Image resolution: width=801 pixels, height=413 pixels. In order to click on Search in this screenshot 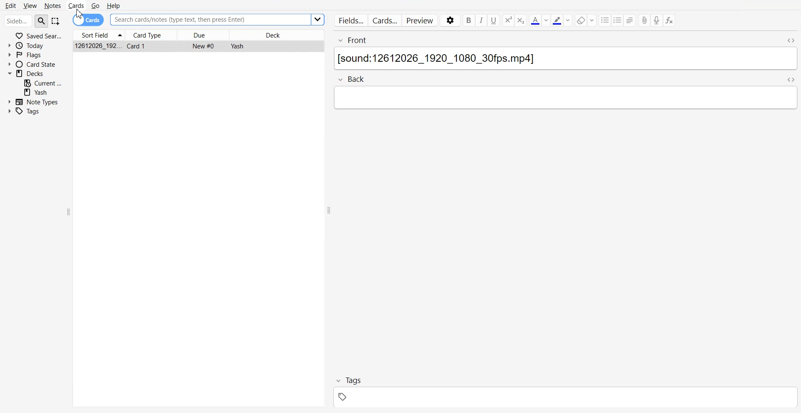, I will do `click(42, 20)`.